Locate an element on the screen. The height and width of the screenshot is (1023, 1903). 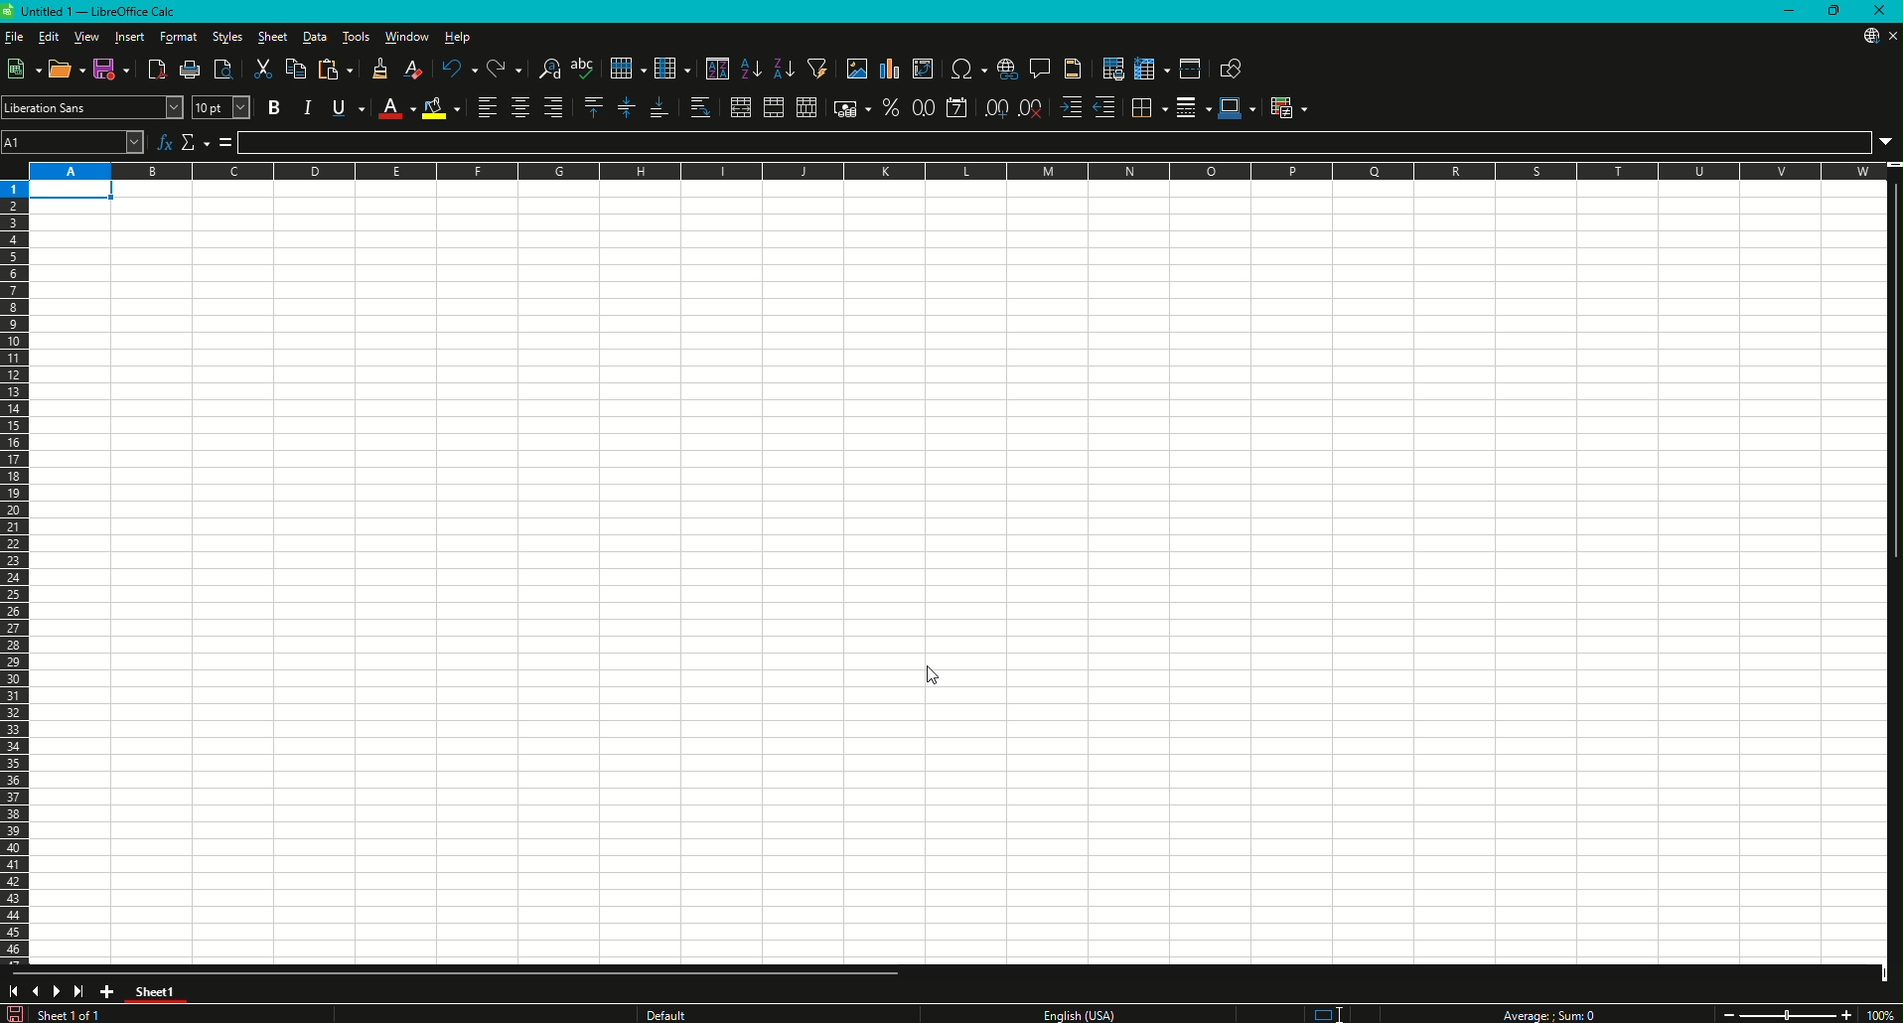
Format as Currency is located at coordinates (852, 107).